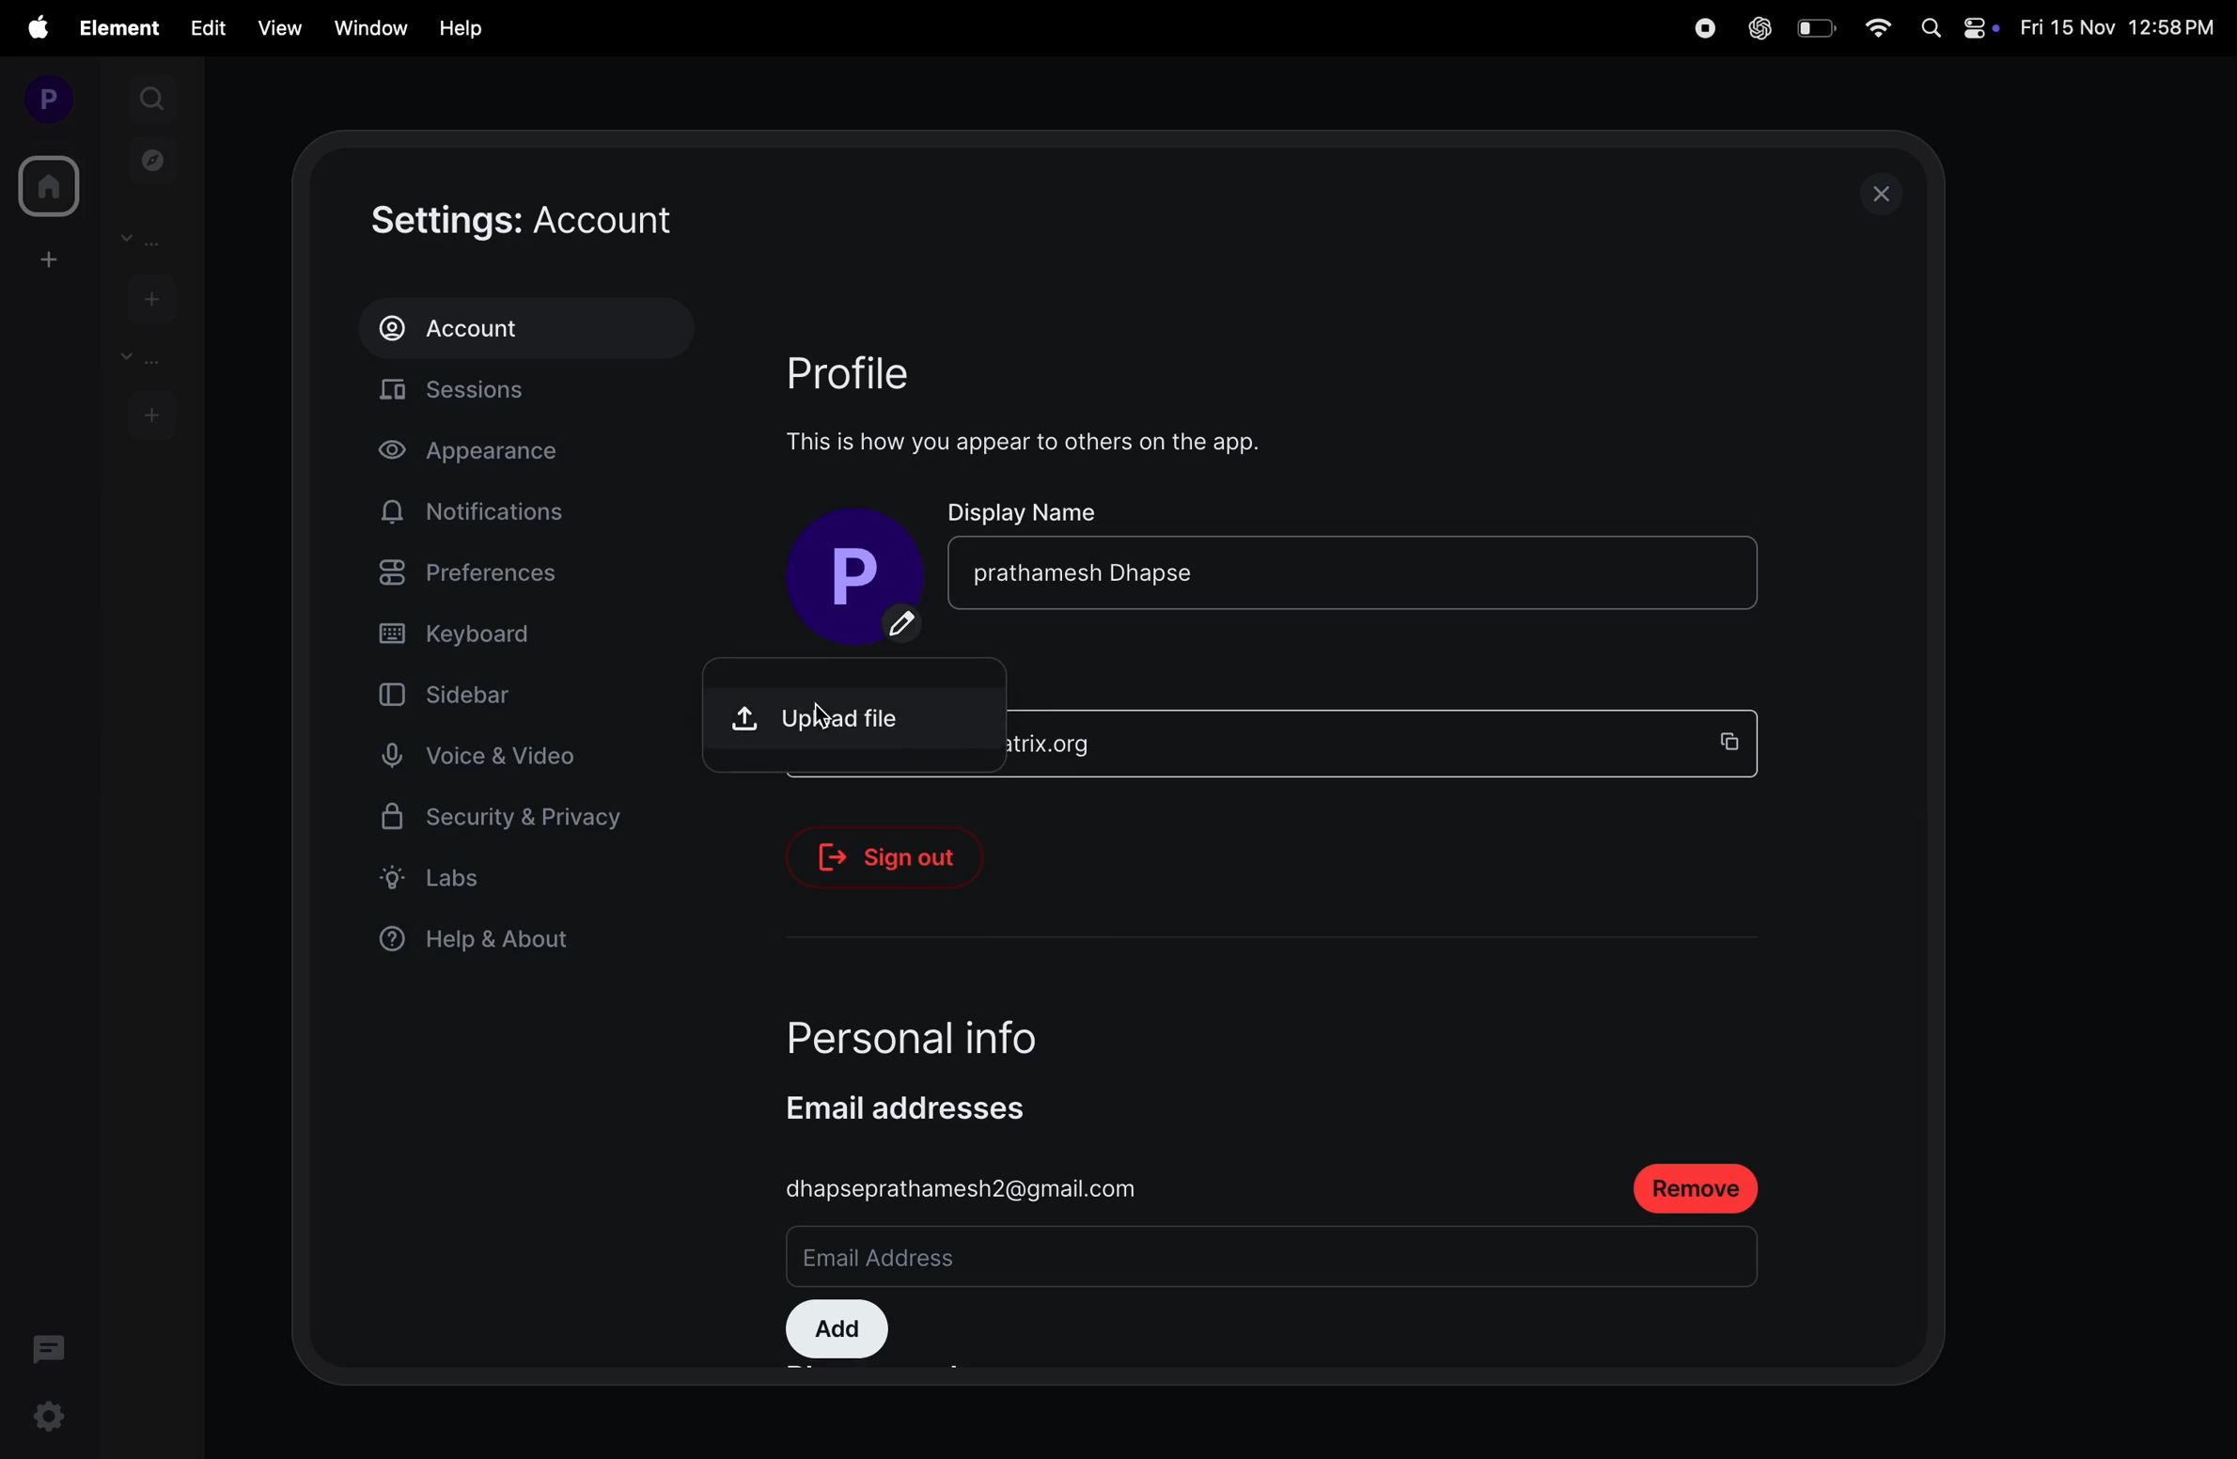 Image resolution: width=2237 pixels, height=1459 pixels. Describe the element at coordinates (957, 1029) in the screenshot. I see `personal info` at that location.